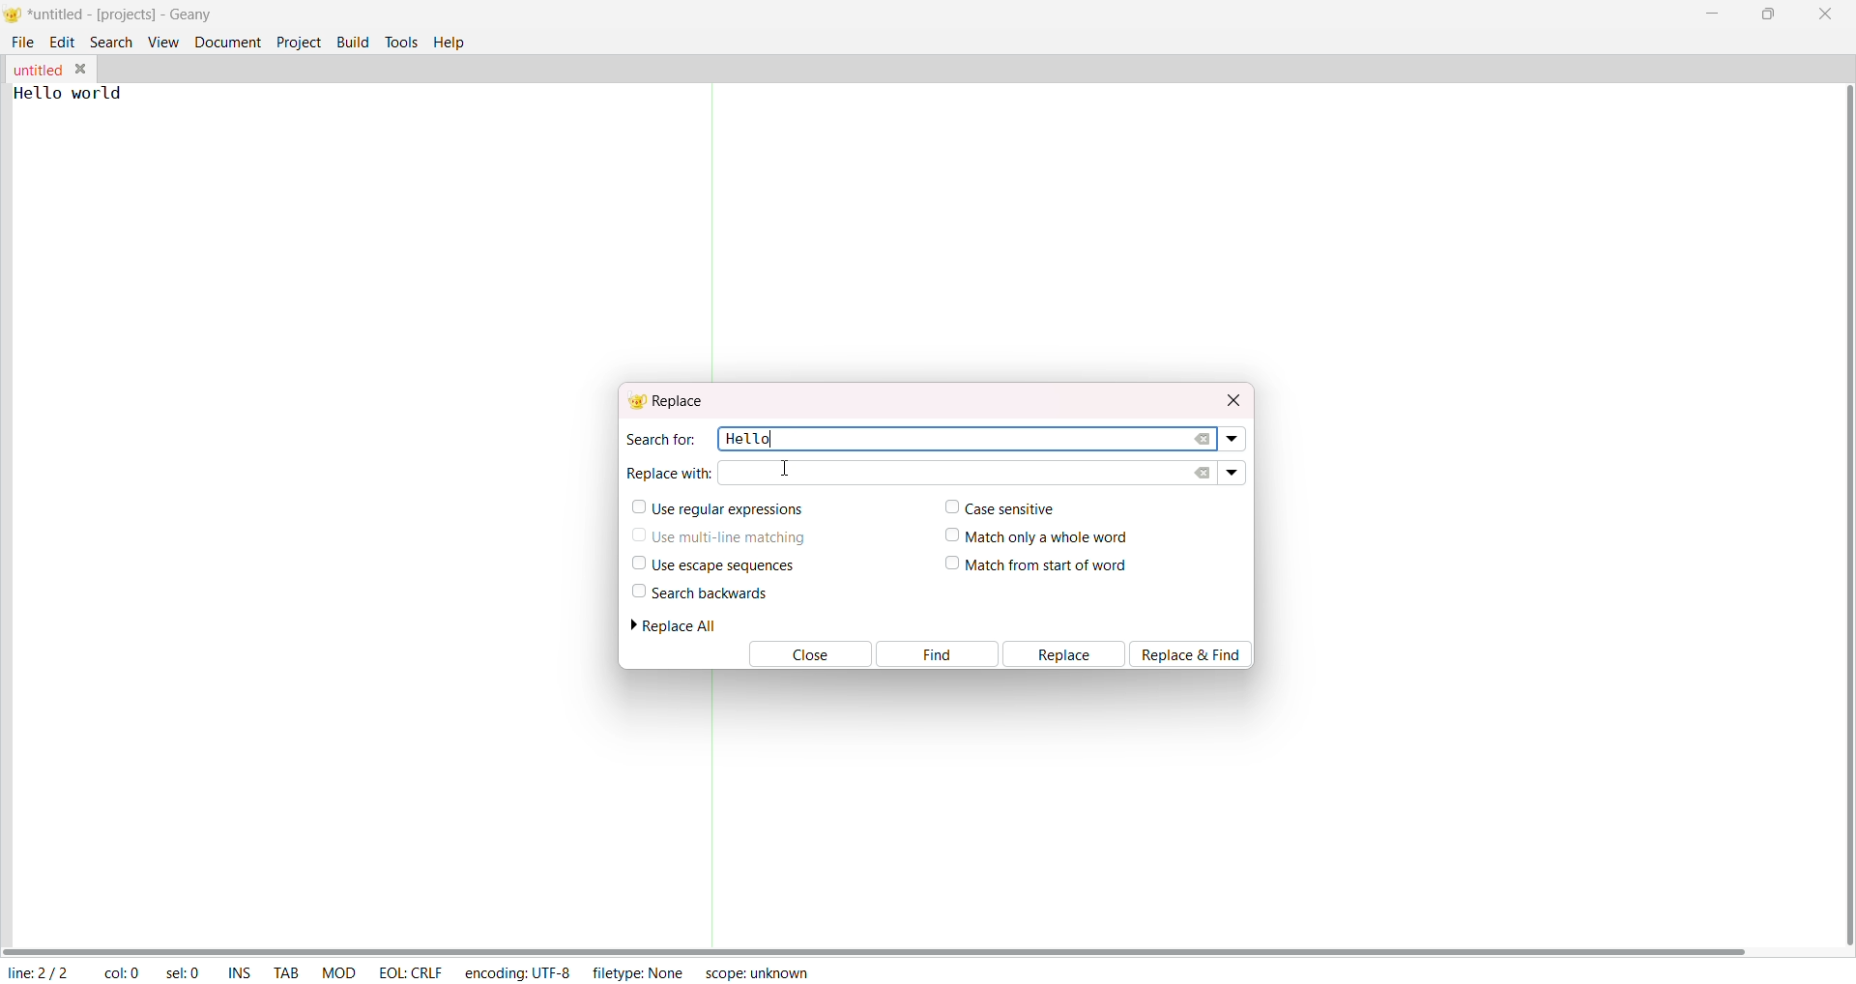 Image resolution: width=1856 pixels, height=984 pixels. What do you see at coordinates (240, 974) in the screenshot?
I see `ins` at bounding box center [240, 974].